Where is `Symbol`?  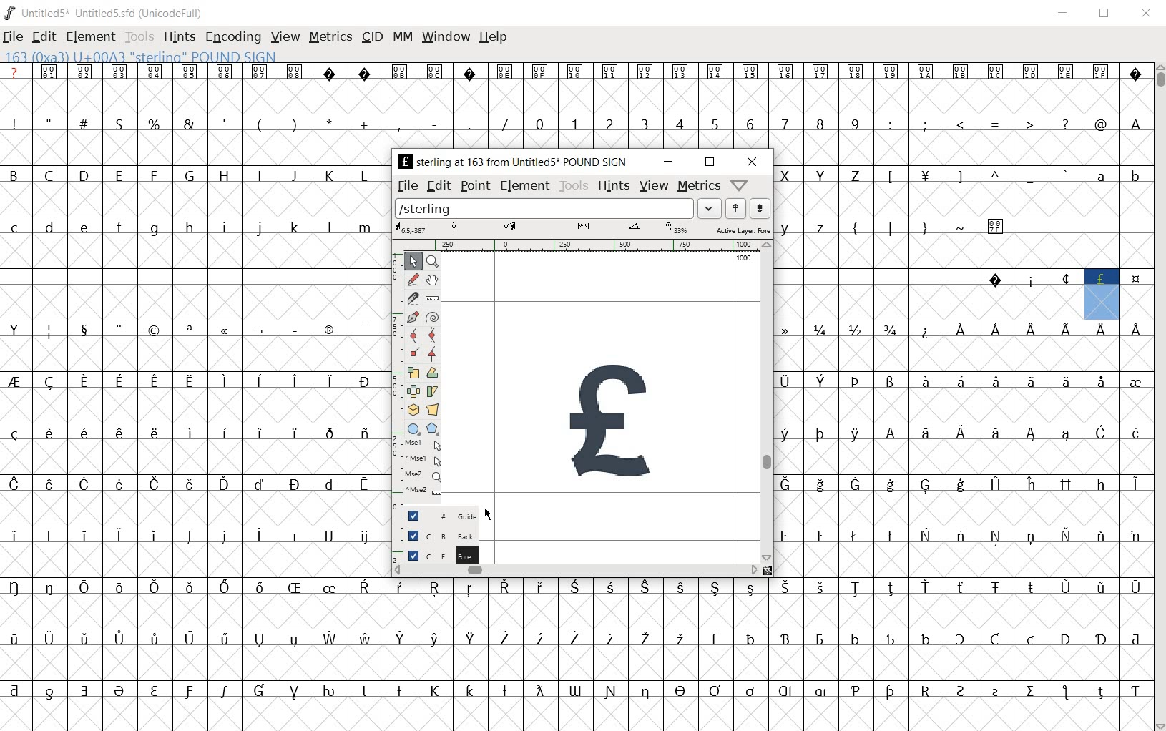
Symbol is located at coordinates (120, 71).